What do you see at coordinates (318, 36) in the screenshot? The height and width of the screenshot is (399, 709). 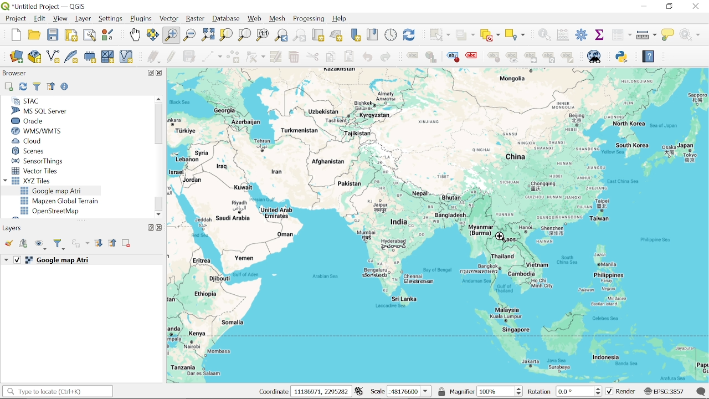 I see `New map view` at bounding box center [318, 36].